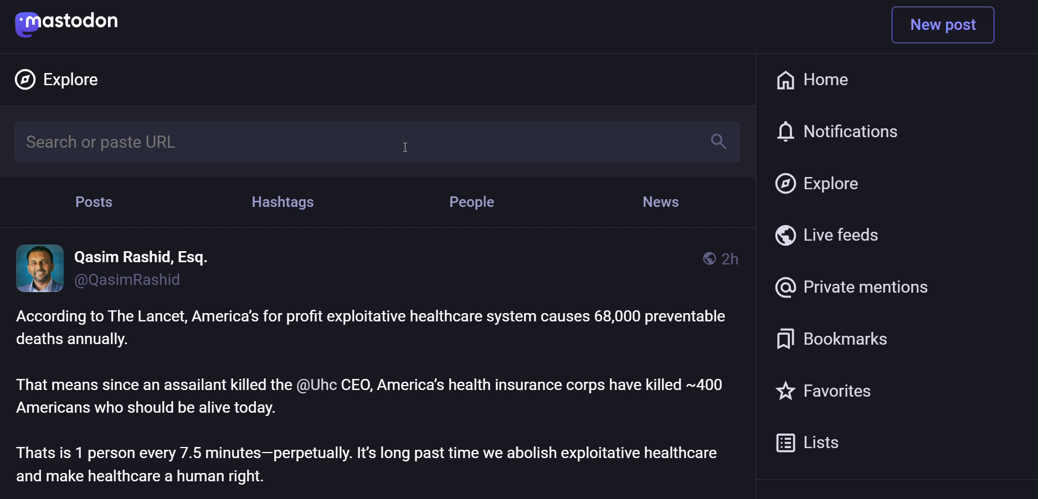  What do you see at coordinates (810, 440) in the screenshot?
I see `list` at bounding box center [810, 440].